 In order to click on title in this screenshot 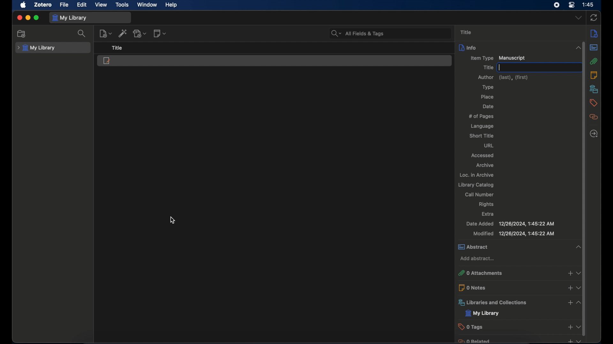, I will do `click(466, 32)`.